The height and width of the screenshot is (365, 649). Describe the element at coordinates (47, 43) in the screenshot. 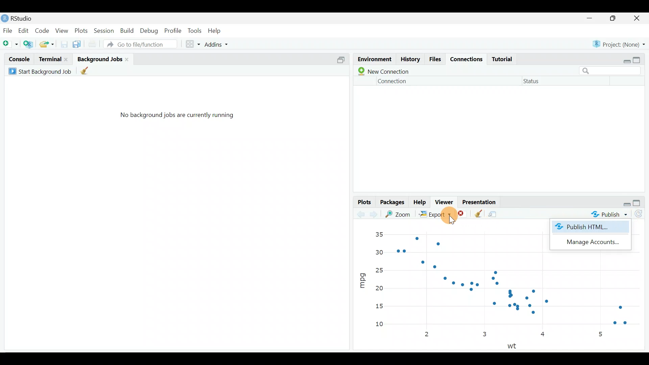

I see `open an existing file` at that location.